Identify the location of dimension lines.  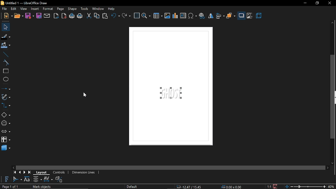
(84, 172).